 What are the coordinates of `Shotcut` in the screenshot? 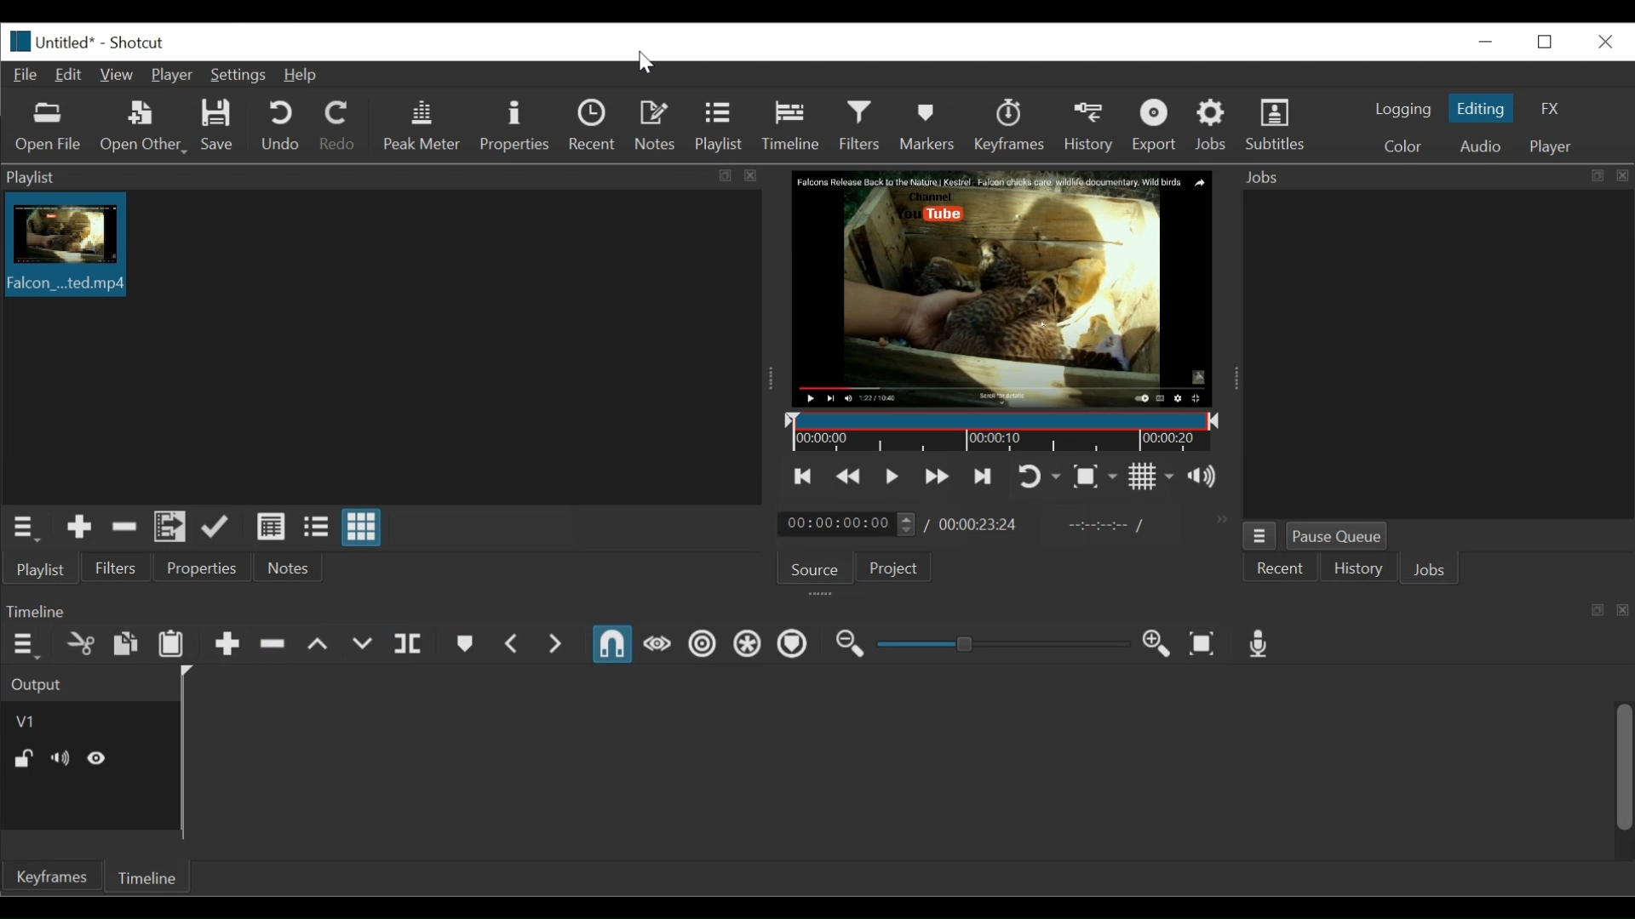 It's located at (140, 44).